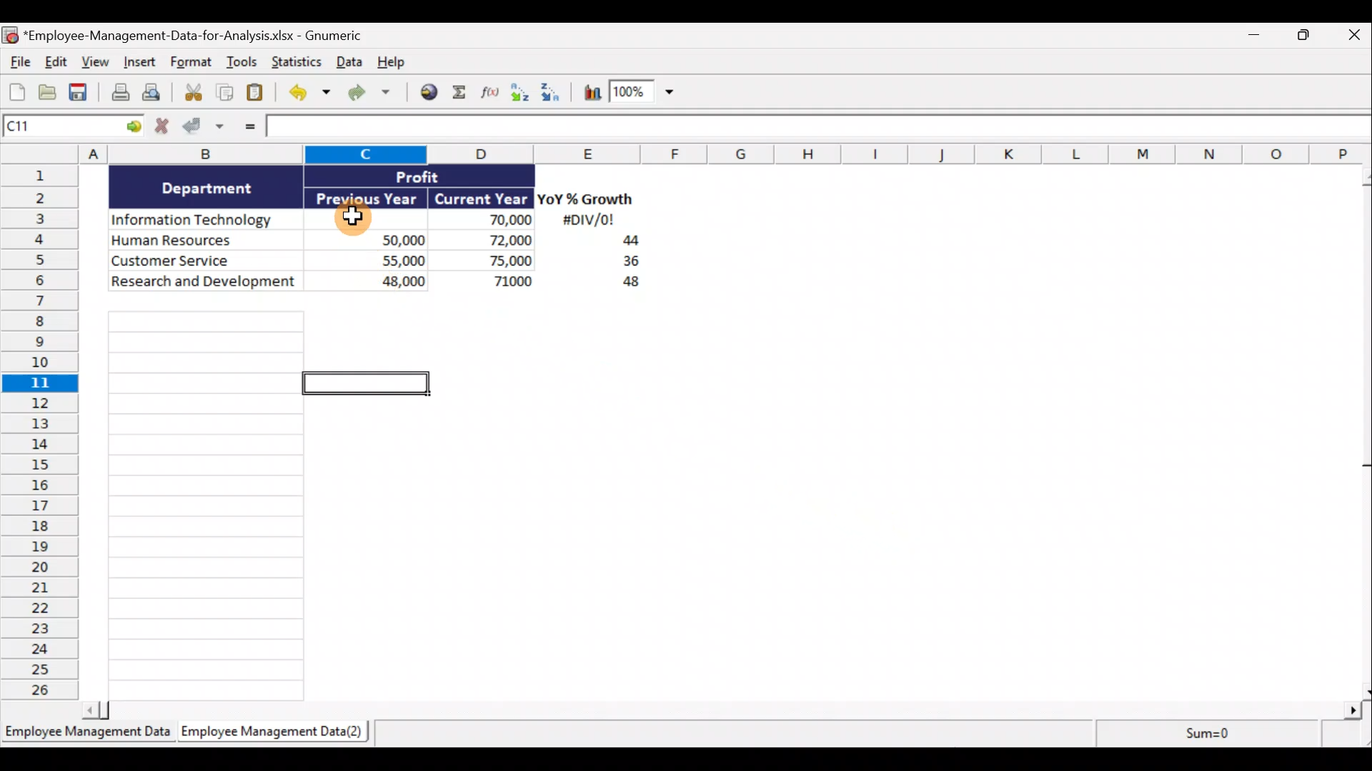 This screenshot has width=1372, height=771. Describe the element at coordinates (55, 63) in the screenshot. I see `Edit` at that location.